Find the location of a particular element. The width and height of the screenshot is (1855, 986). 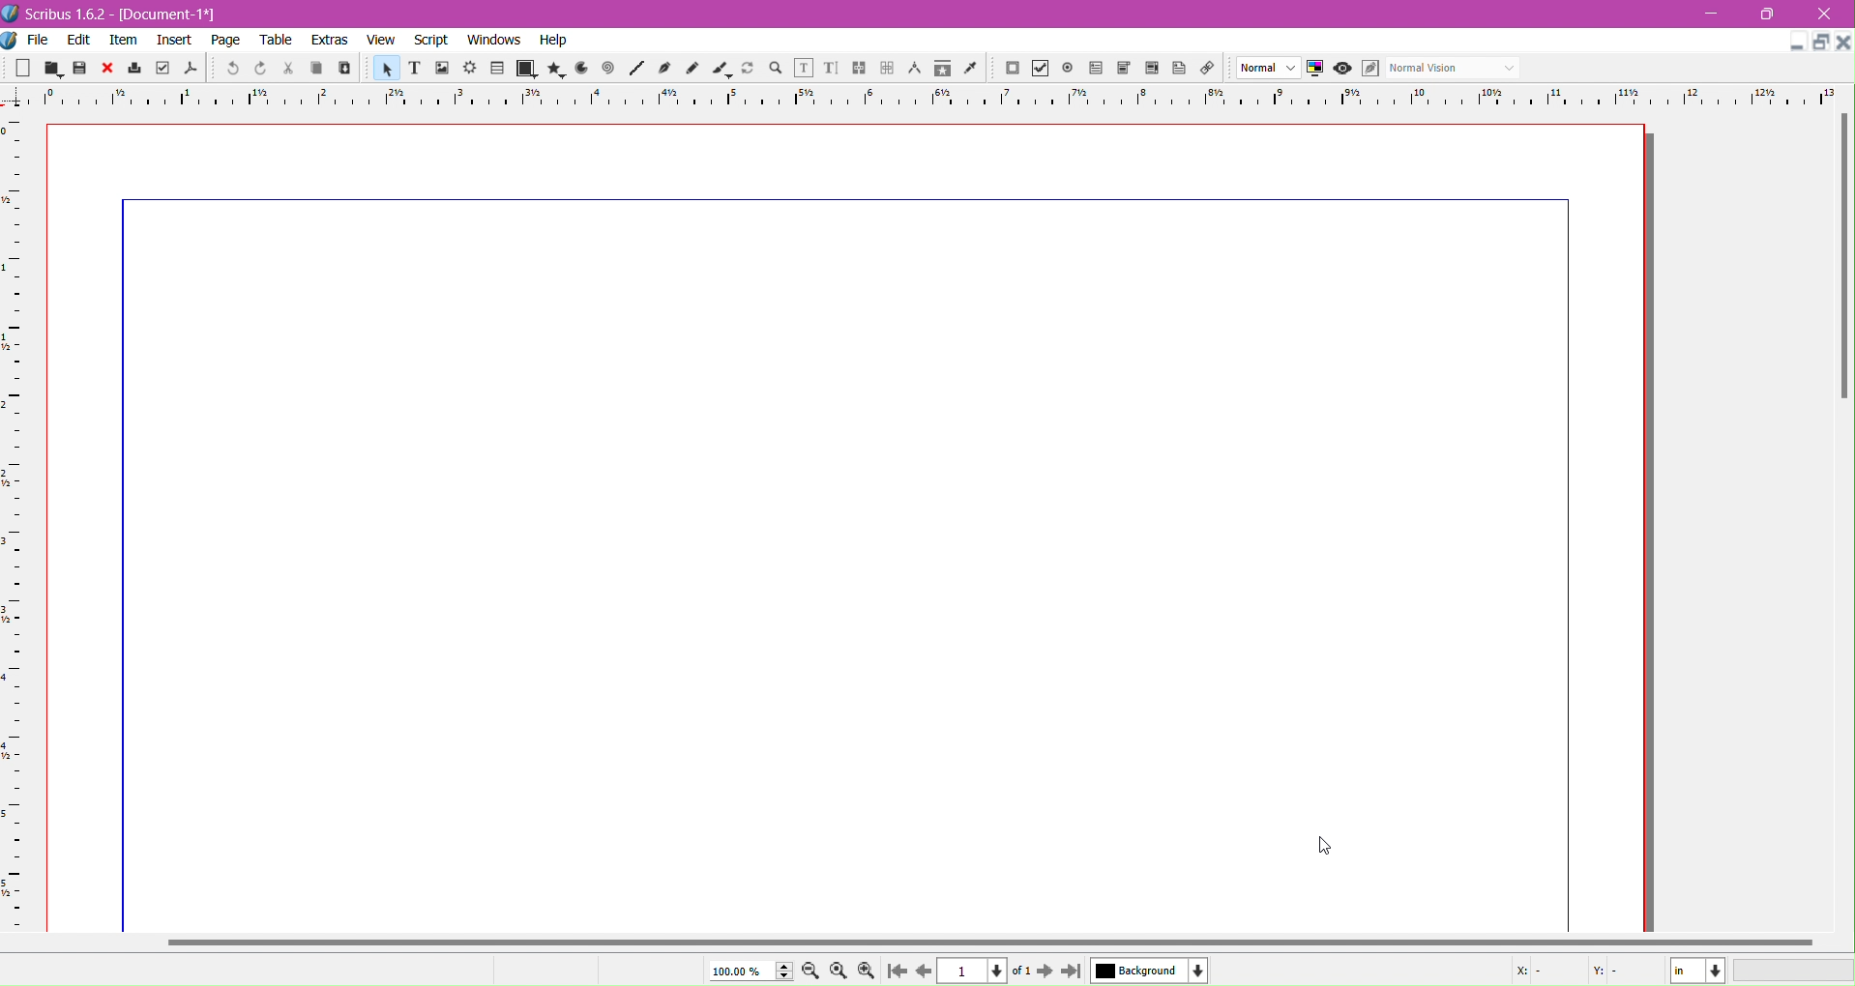

go to previous page is located at coordinates (924, 971).